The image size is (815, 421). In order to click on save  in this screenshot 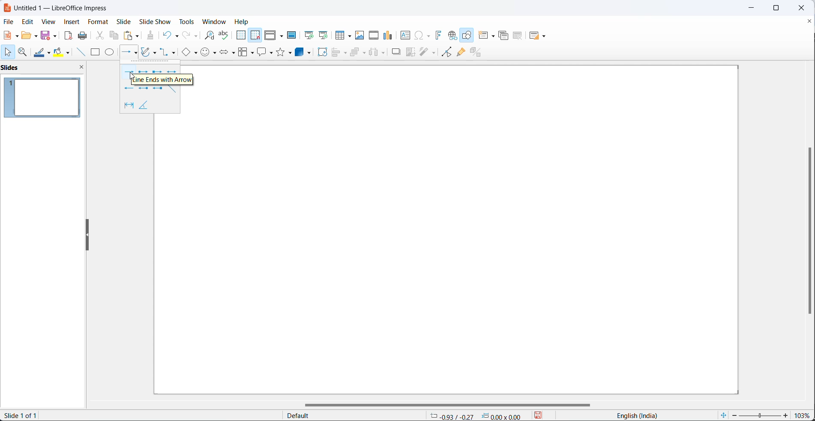, I will do `click(47, 35)`.